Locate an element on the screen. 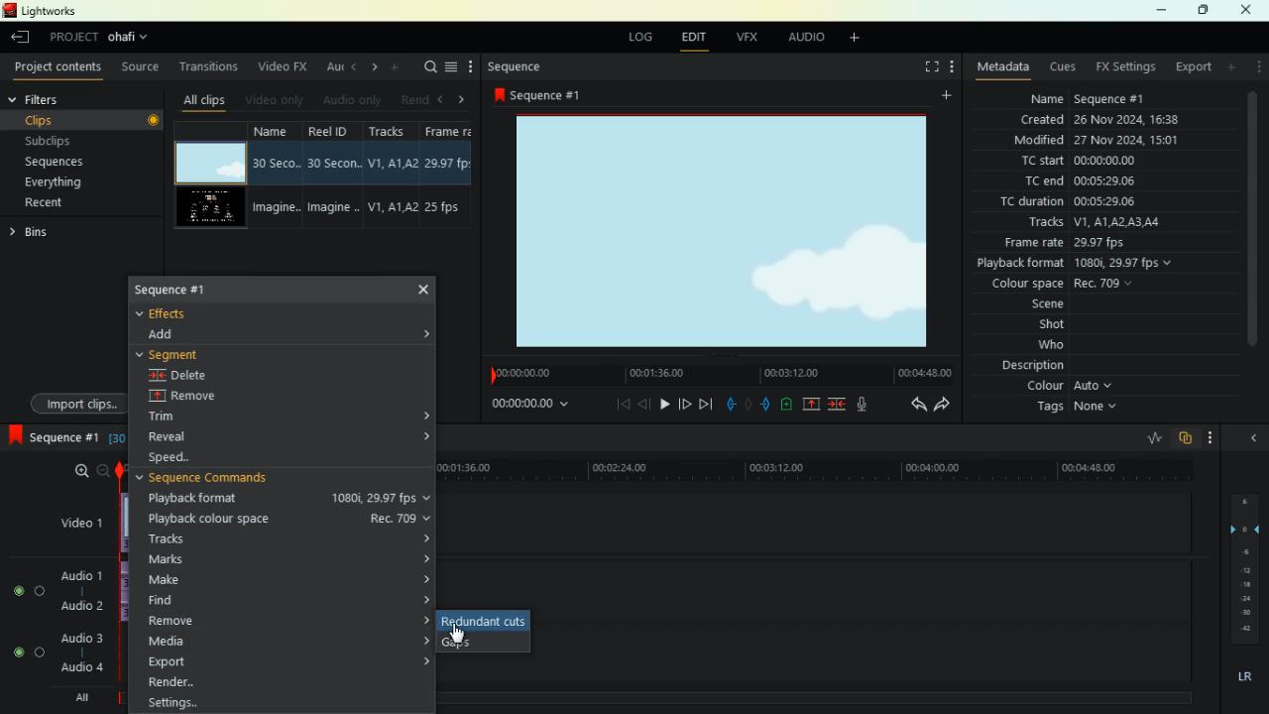 This screenshot has height=714, width=1269. back is located at coordinates (910, 405).